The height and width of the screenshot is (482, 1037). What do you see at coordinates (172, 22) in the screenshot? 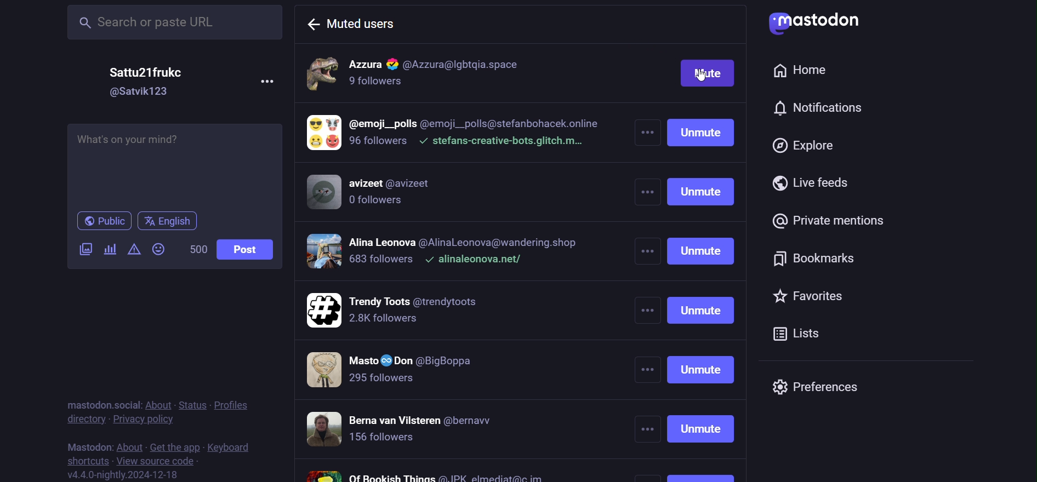
I see `search` at bounding box center [172, 22].